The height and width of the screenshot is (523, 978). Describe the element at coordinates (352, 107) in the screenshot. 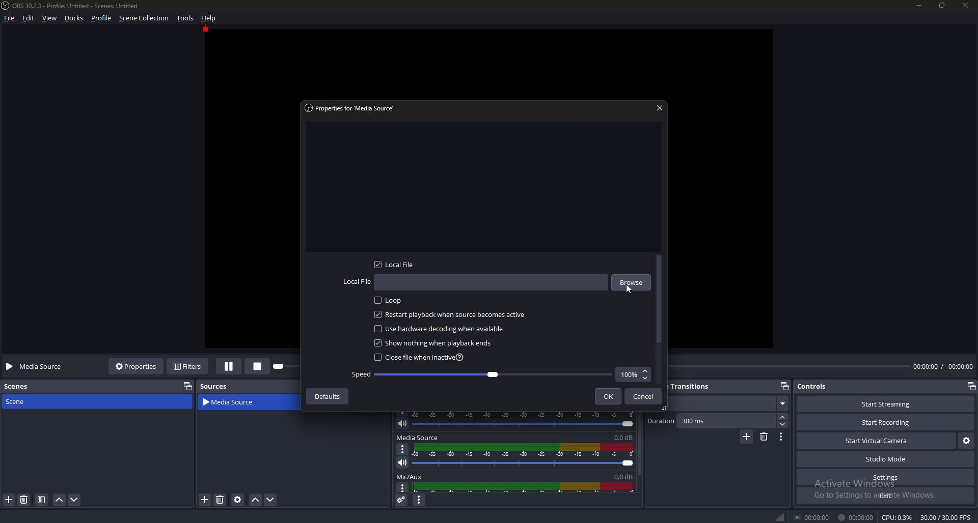

I see `Properties for 'media source'` at that location.